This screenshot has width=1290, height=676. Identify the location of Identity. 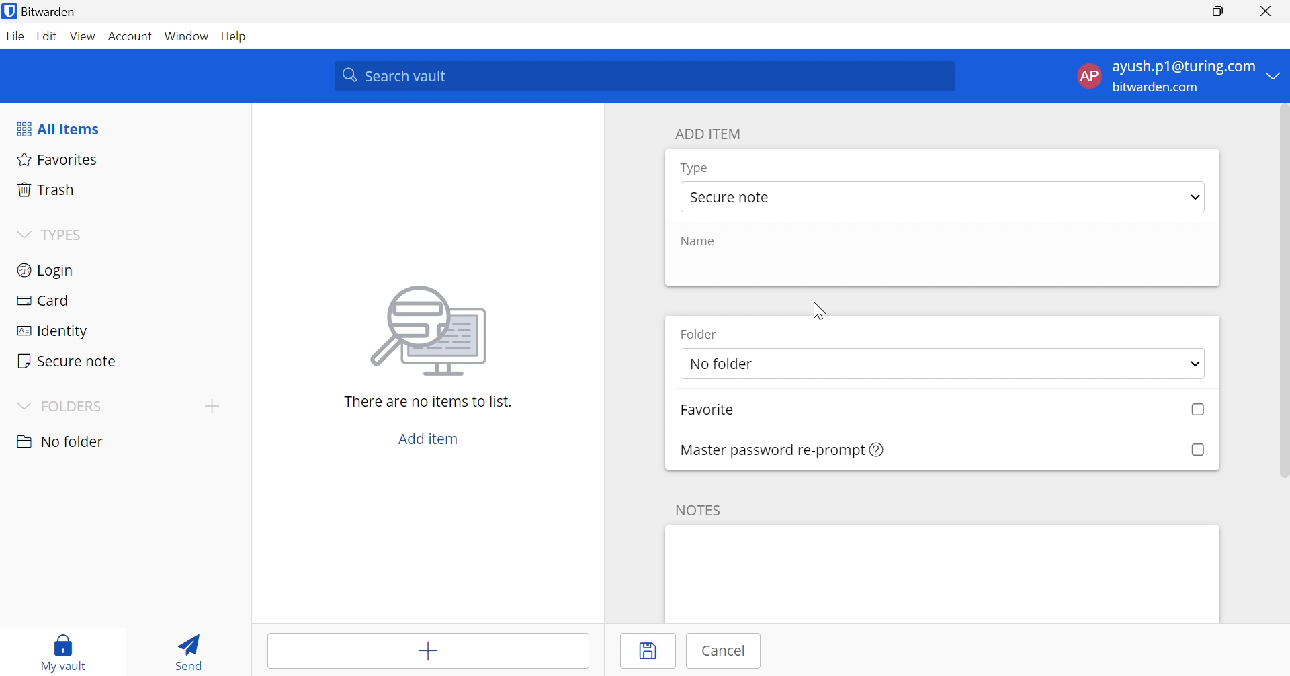
(120, 327).